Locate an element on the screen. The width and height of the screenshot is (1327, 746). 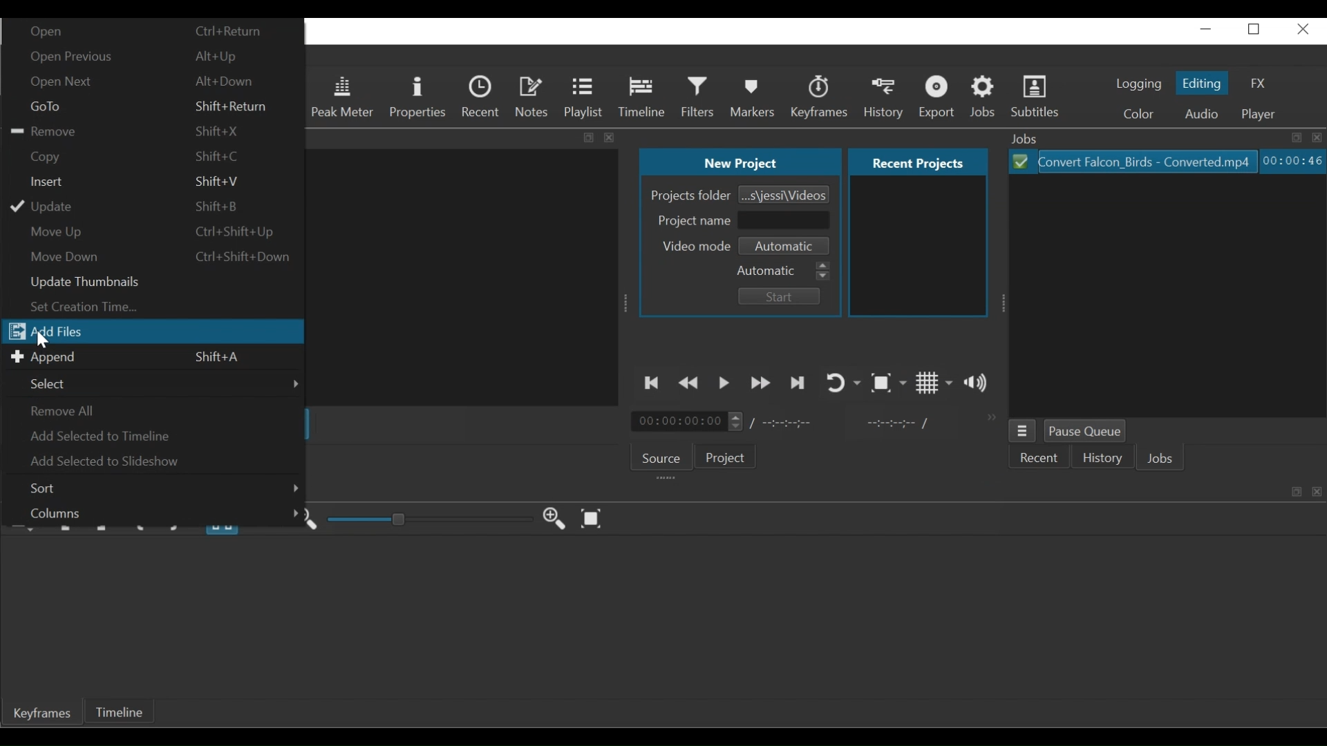
Editing is located at coordinates (1202, 82).